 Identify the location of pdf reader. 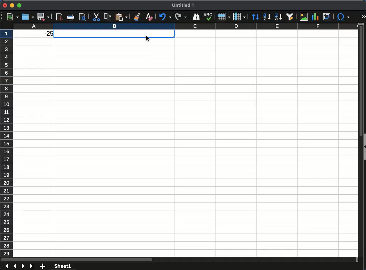
(60, 17).